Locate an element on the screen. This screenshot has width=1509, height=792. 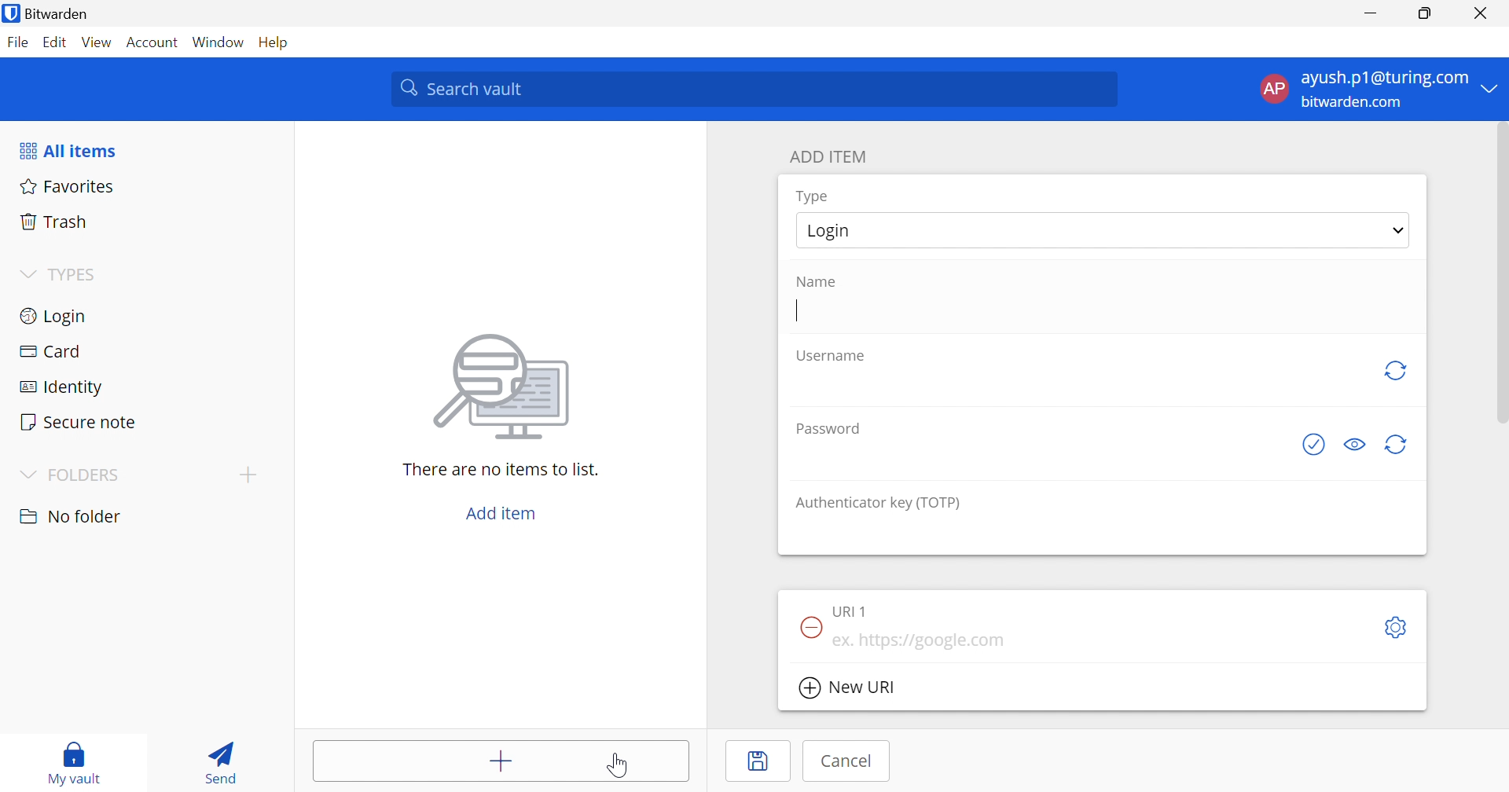
Regenerate password is located at coordinates (1397, 445).